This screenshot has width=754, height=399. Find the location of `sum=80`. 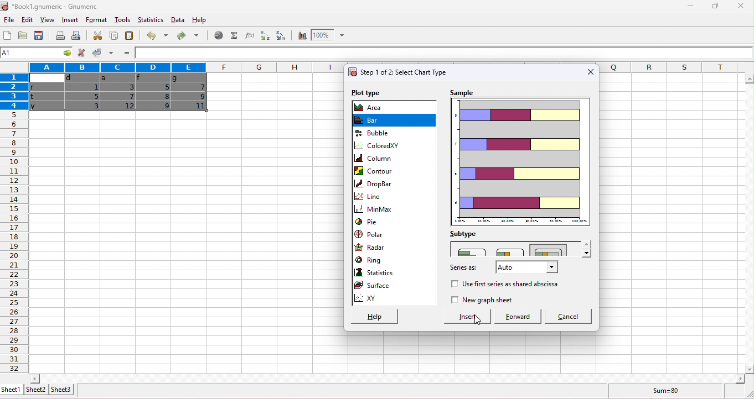

sum=80 is located at coordinates (664, 392).